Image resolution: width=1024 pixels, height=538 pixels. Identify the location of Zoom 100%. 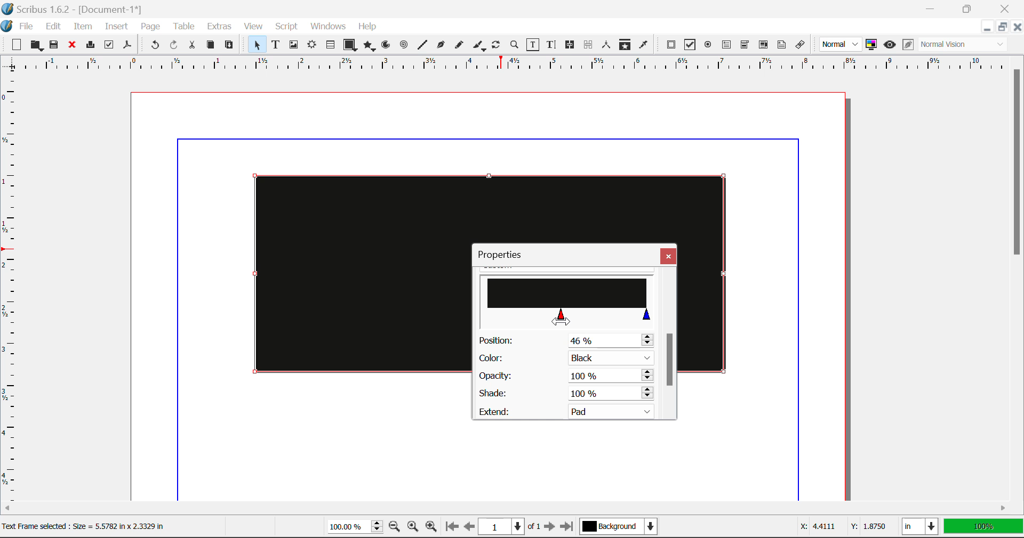
(355, 528).